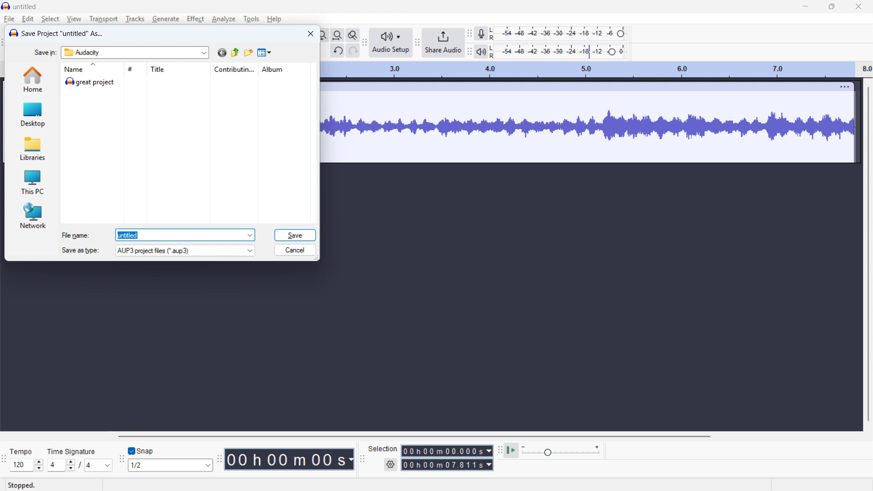  What do you see at coordinates (831, 7) in the screenshot?
I see `Maximise ` at bounding box center [831, 7].